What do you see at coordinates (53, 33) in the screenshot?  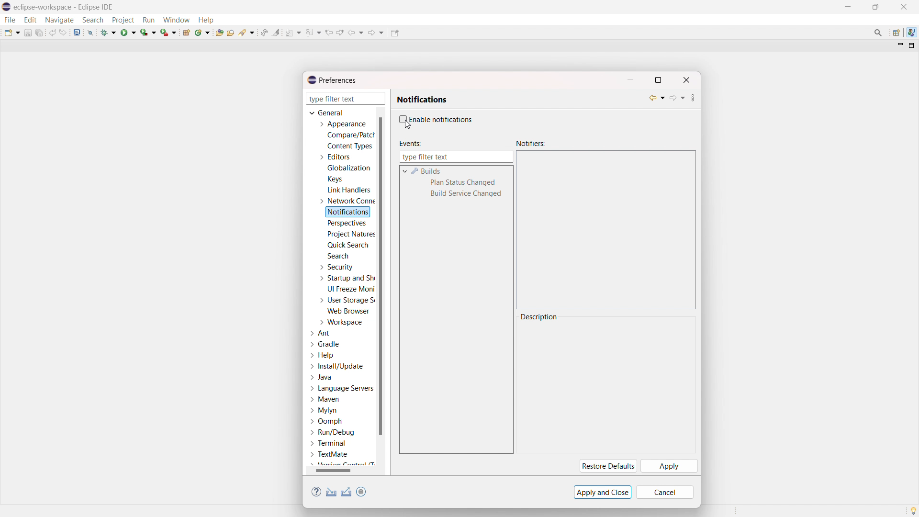 I see `undo` at bounding box center [53, 33].